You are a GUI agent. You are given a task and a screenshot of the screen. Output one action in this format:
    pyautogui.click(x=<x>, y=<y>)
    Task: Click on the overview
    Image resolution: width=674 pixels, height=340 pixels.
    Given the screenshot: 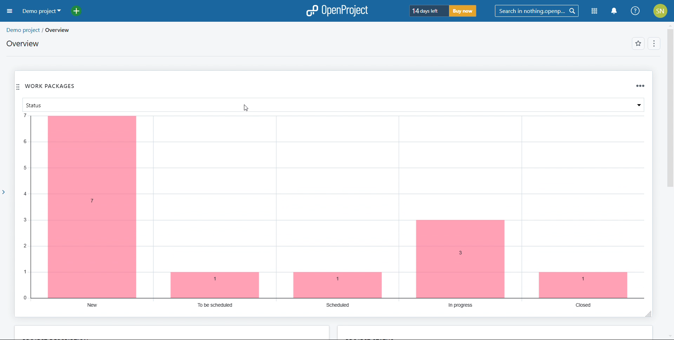 What is the action you would take?
    pyautogui.click(x=62, y=30)
    